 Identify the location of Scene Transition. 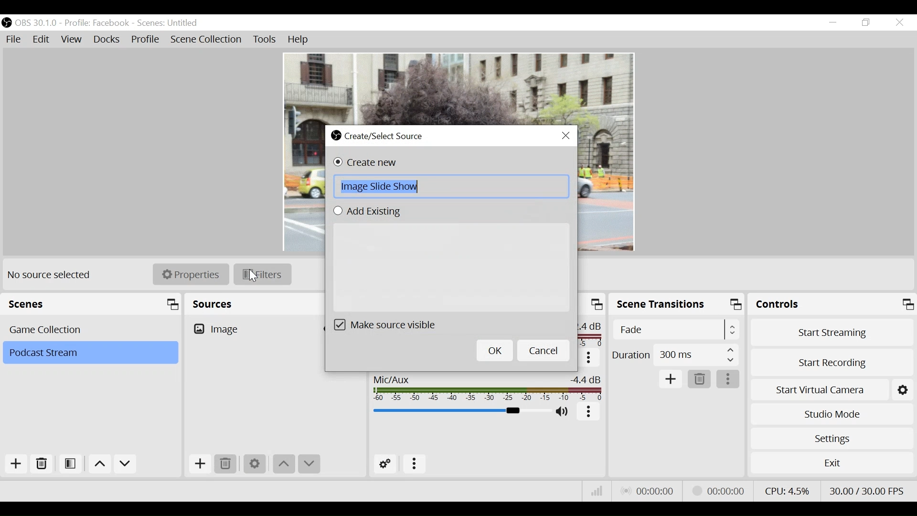
(678, 306).